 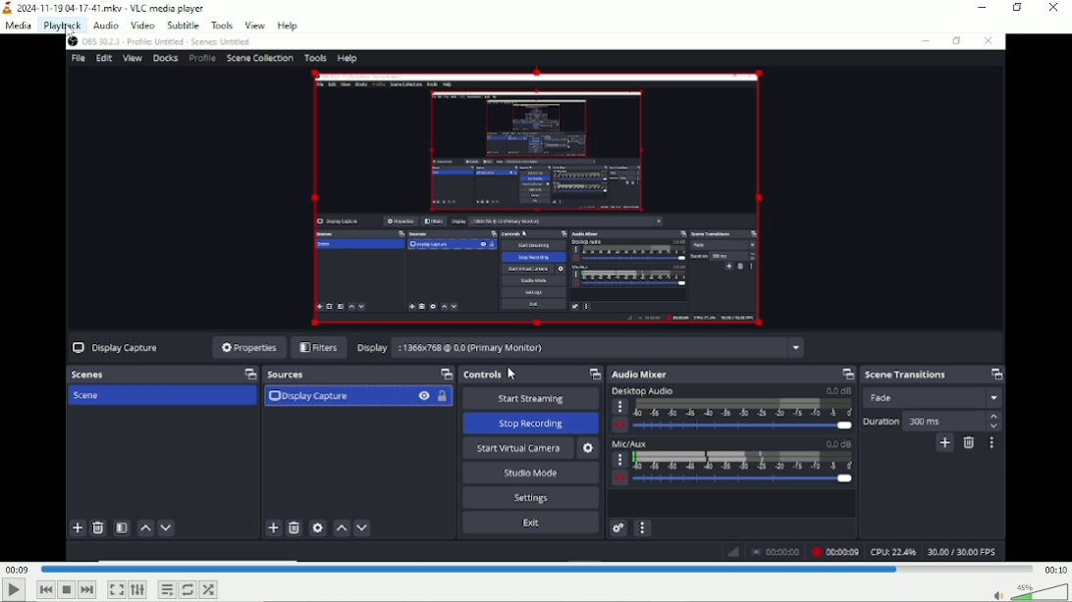 What do you see at coordinates (116, 589) in the screenshot?
I see `Toggle video in fullscreen` at bounding box center [116, 589].